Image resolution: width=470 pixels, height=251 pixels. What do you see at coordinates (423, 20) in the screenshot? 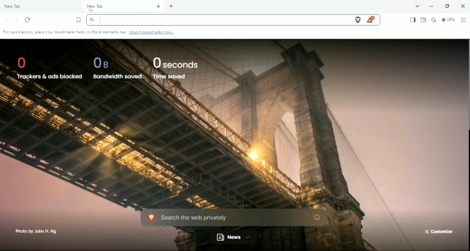
I see `Wallet` at bounding box center [423, 20].